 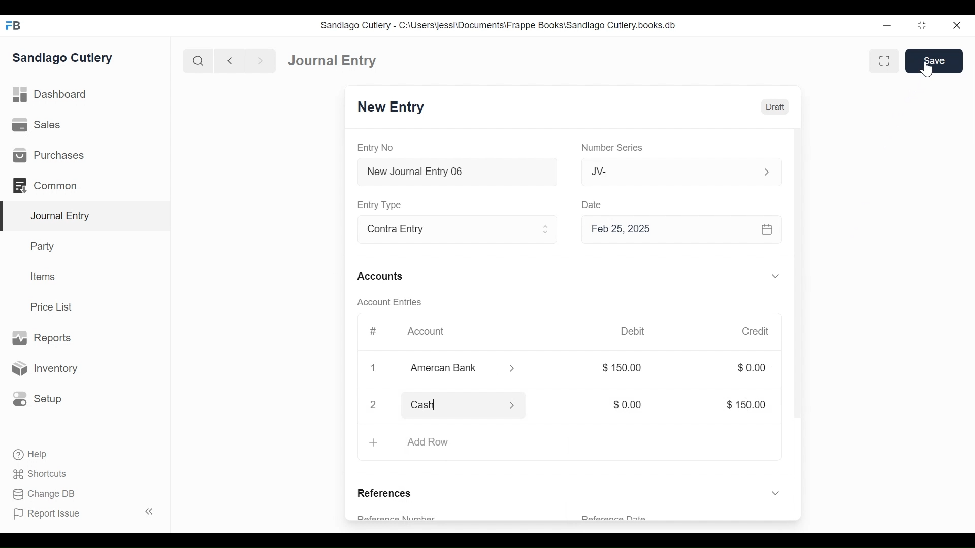 I want to click on +, so click(x=373, y=442).